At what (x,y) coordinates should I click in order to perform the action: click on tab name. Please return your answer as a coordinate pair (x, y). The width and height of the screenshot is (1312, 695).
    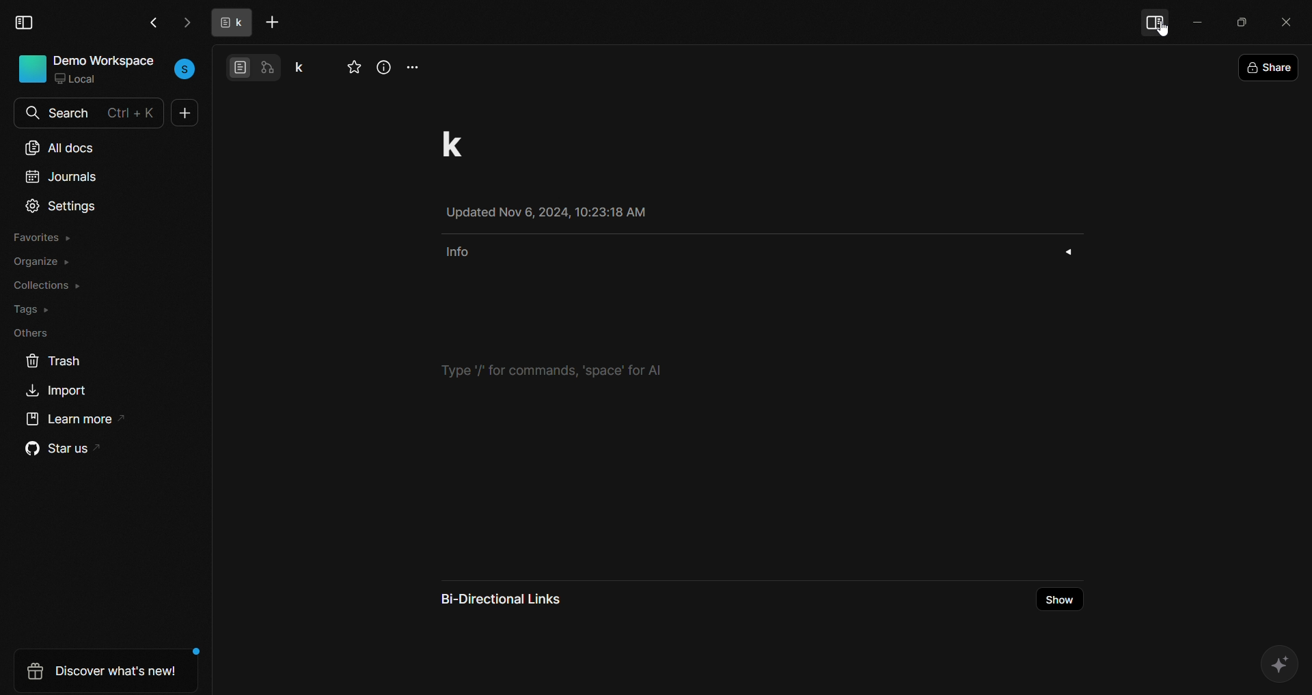
    Looking at the image, I should click on (228, 23).